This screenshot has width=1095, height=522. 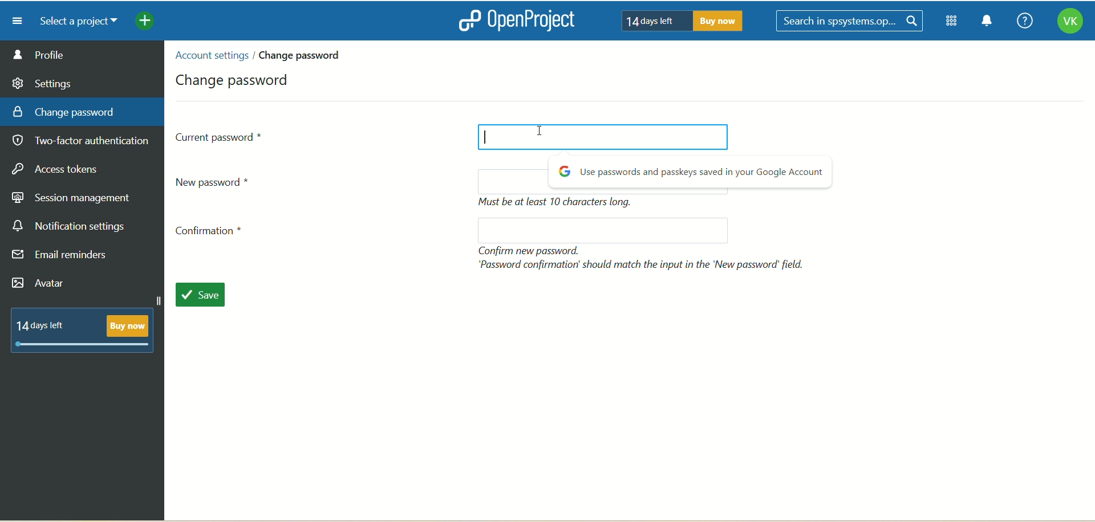 I want to click on settings, so click(x=43, y=81).